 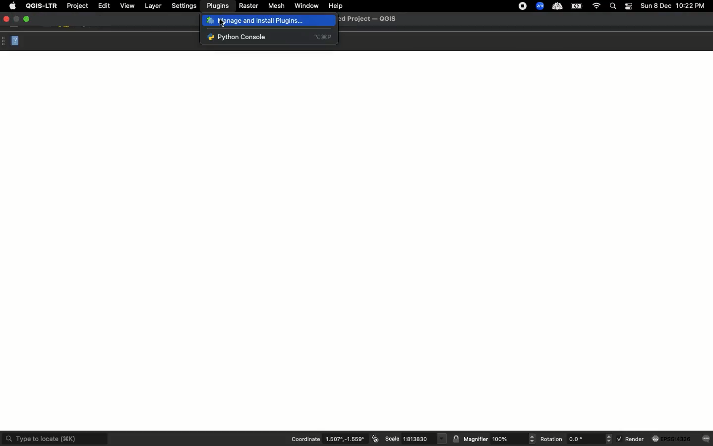 I want to click on Untitled, so click(x=368, y=18).